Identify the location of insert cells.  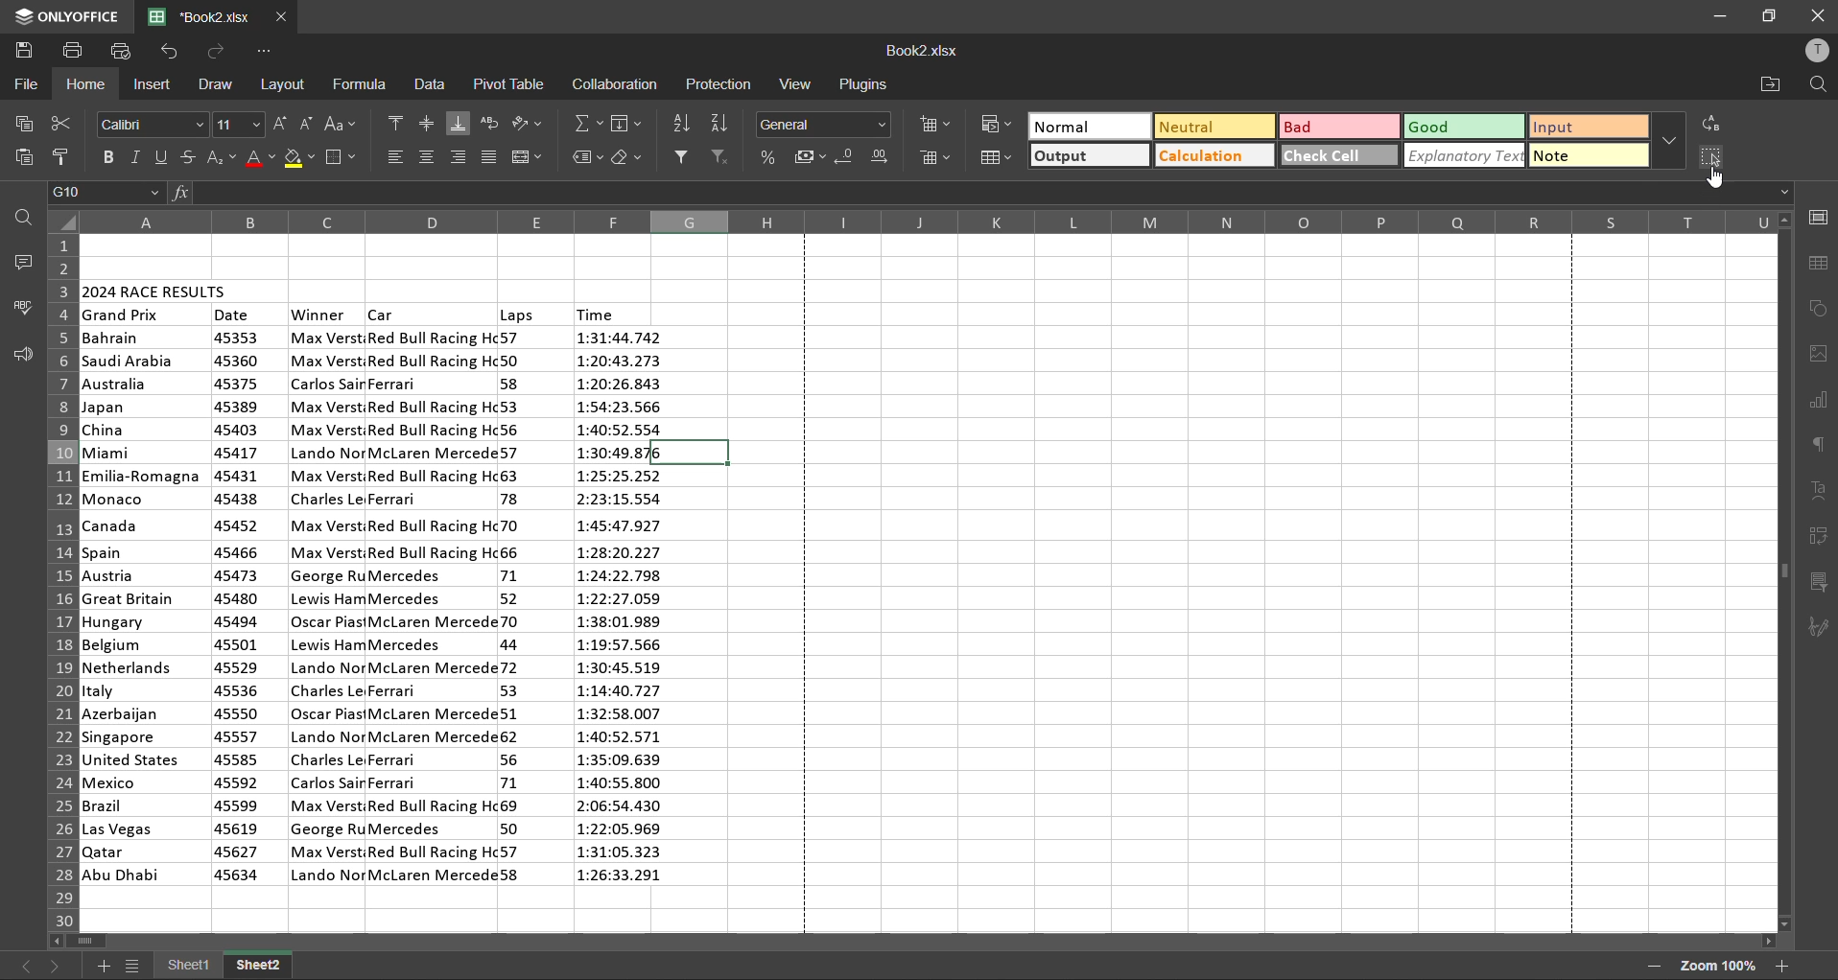
(933, 126).